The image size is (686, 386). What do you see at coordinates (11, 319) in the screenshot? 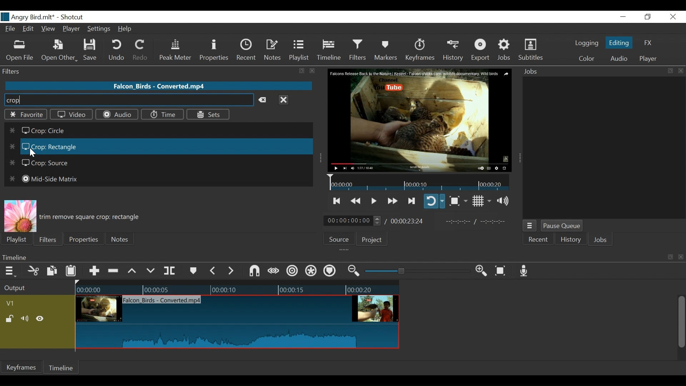
I see `(un)lock track` at bounding box center [11, 319].